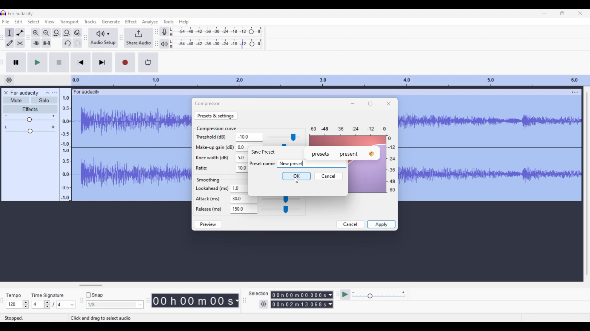 The width and height of the screenshot is (590, 331). Describe the element at coordinates (379, 295) in the screenshot. I see `Playback speed scale` at that location.